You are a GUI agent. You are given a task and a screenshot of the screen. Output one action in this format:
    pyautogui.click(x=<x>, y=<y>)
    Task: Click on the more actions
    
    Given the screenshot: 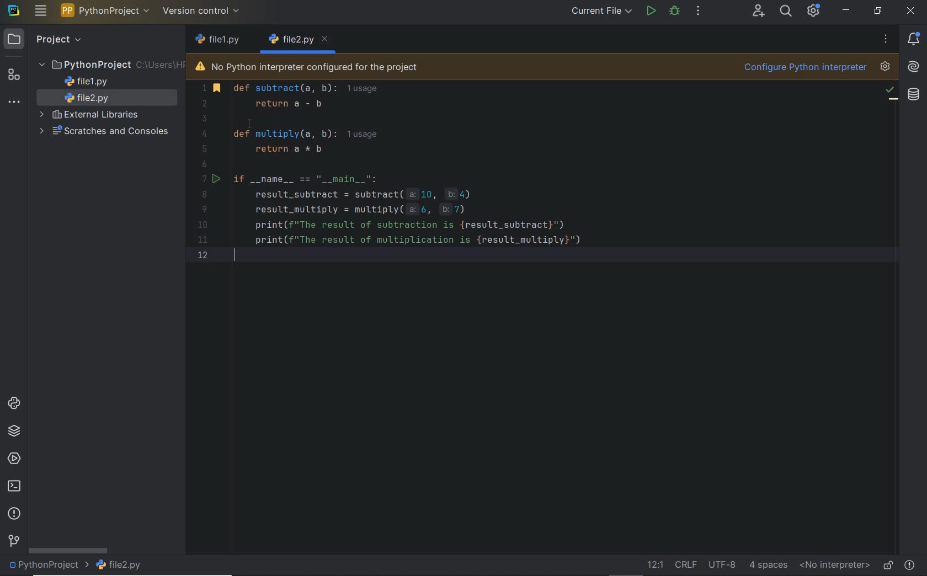 What is the action you would take?
    pyautogui.click(x=698, y=10)
    